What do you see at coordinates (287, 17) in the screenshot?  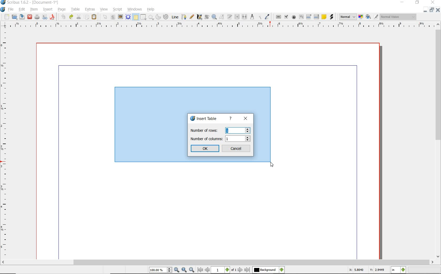 I see `pdf check box` at bounding box center [287, 17].